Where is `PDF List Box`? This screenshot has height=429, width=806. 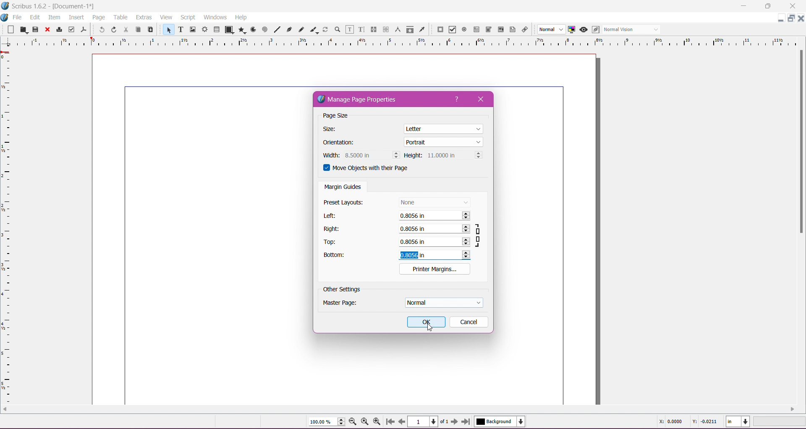 PDF List Box is located at coordinates (501, 29).